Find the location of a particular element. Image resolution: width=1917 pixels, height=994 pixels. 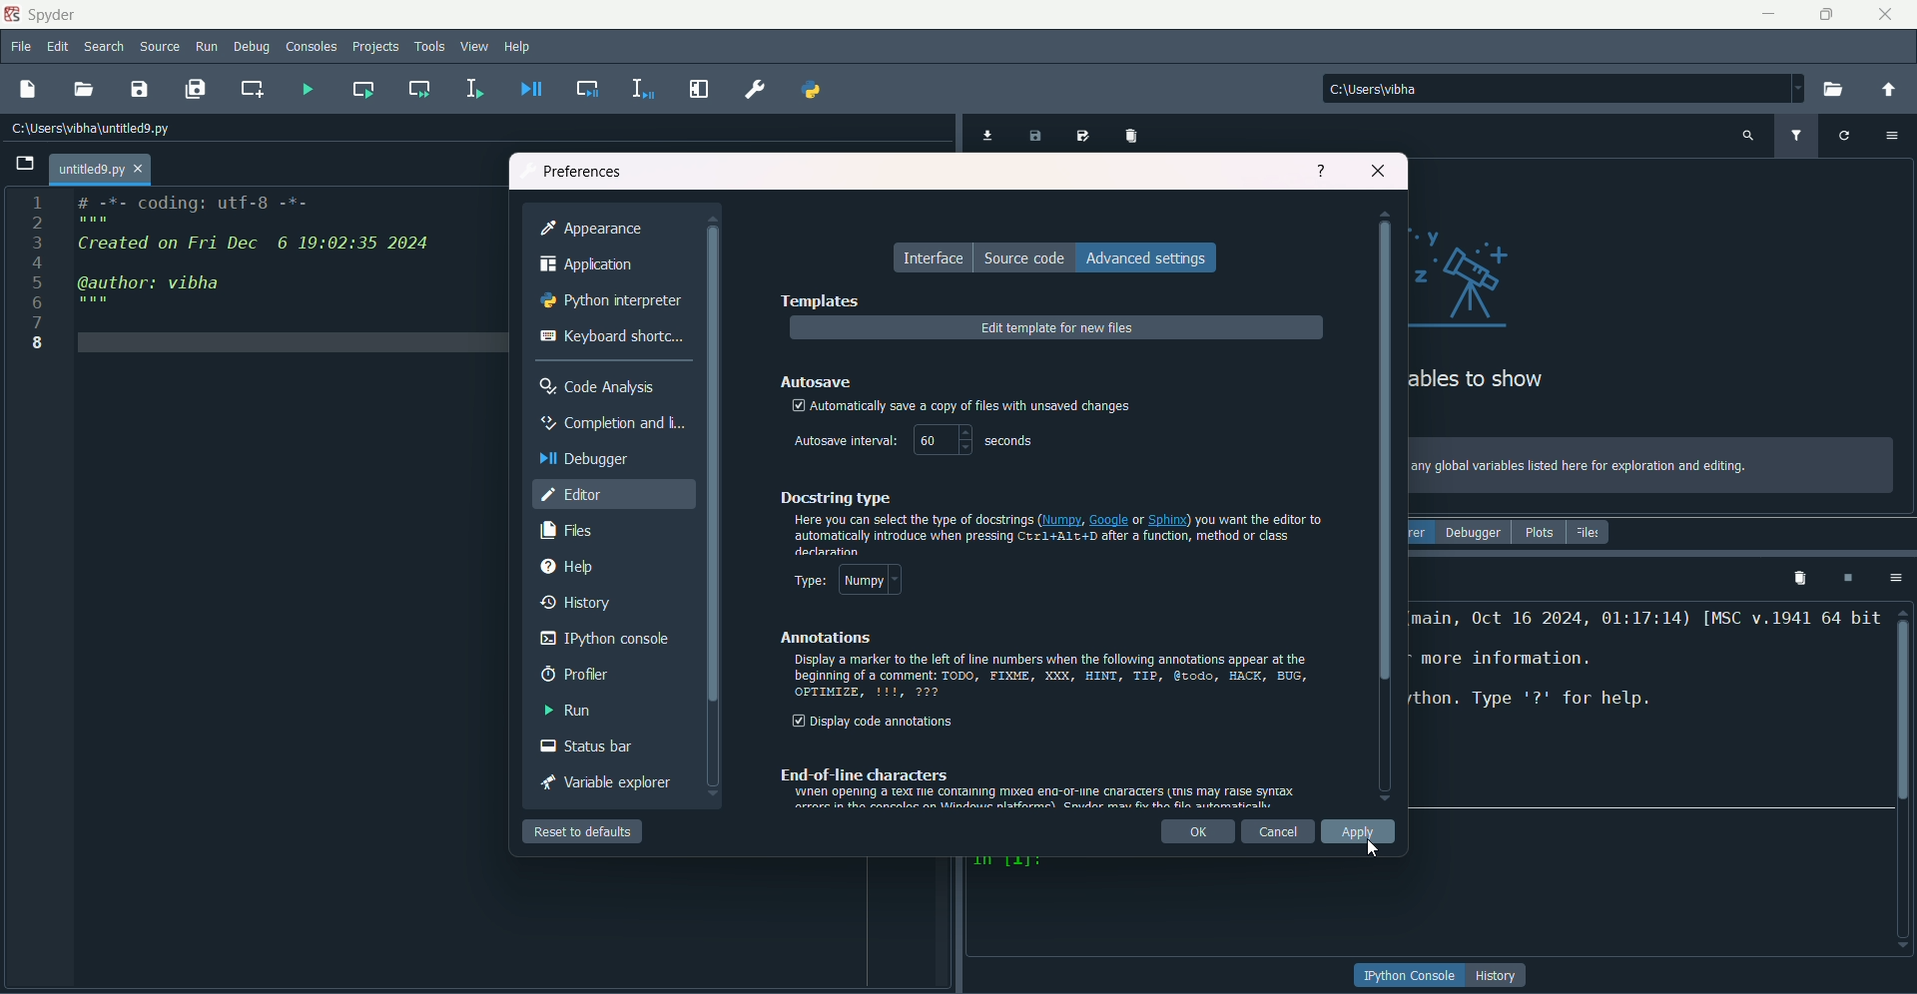

debug file is located at coordinates (525, 89).